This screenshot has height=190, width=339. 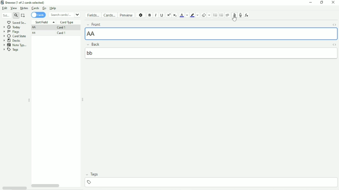 I want to click on Search , so click(x=65, y=15).